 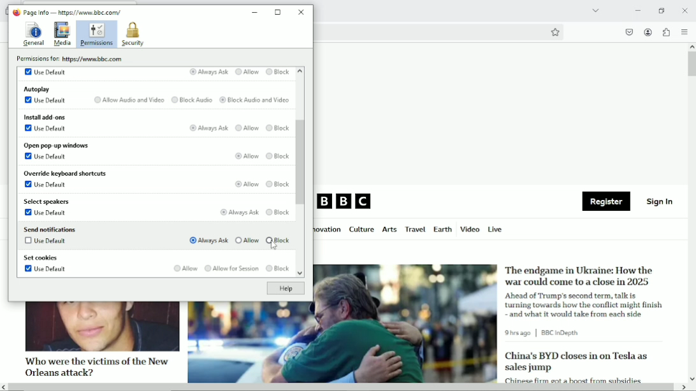 I want to click on Allow, so click(x=248, y=183).